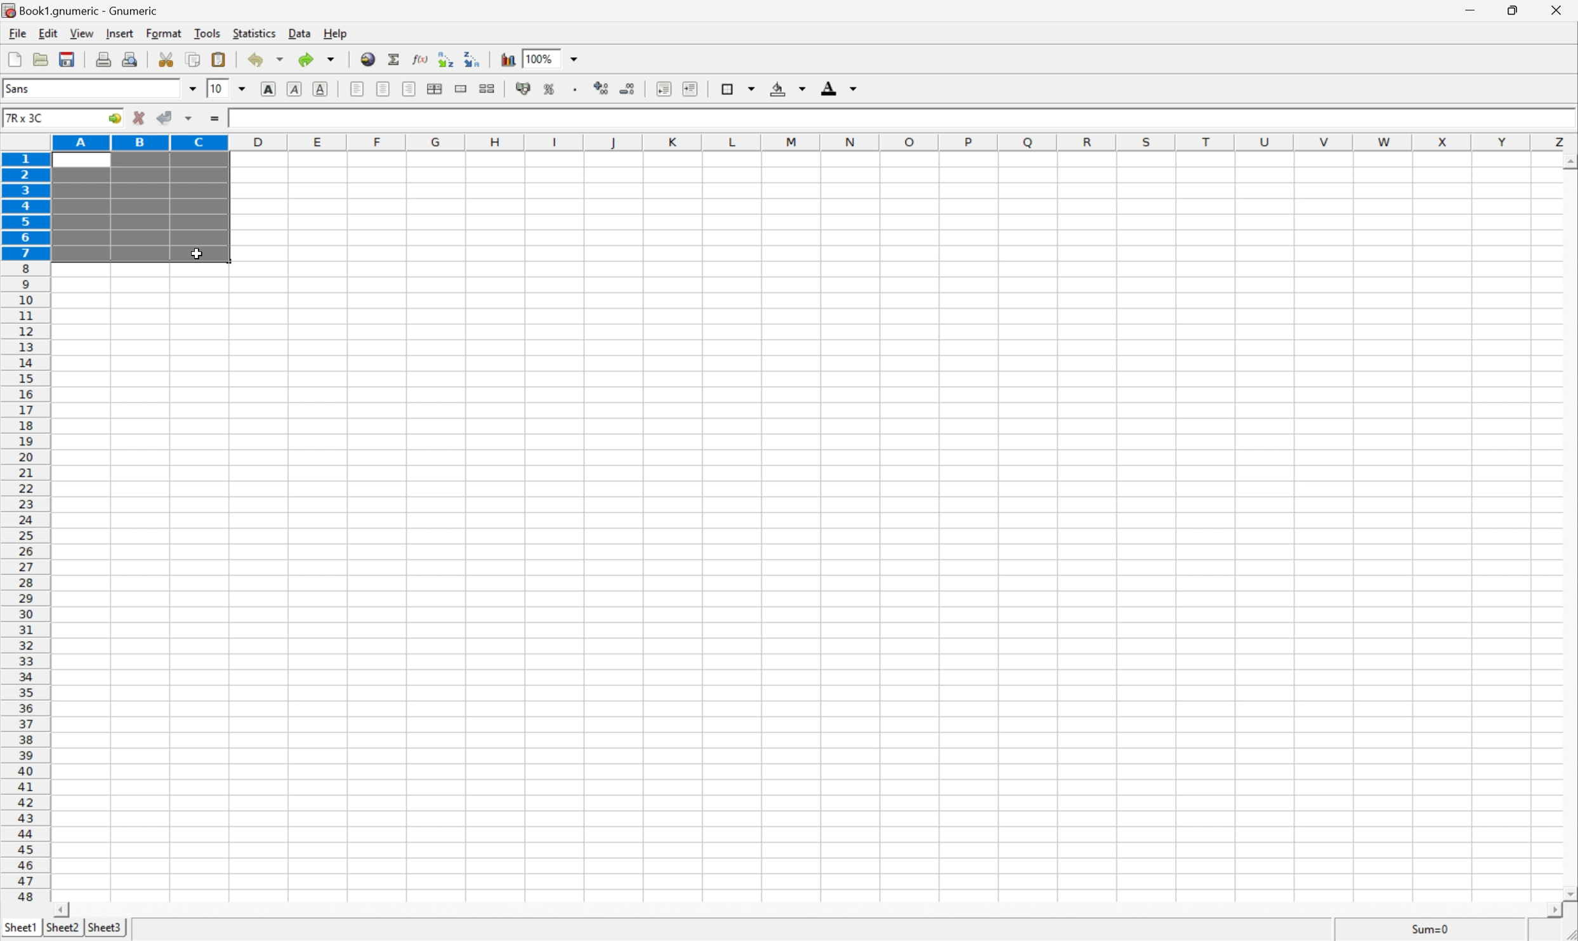 The image size is (1578, 941). I want to click on edit, so click(46, 33).